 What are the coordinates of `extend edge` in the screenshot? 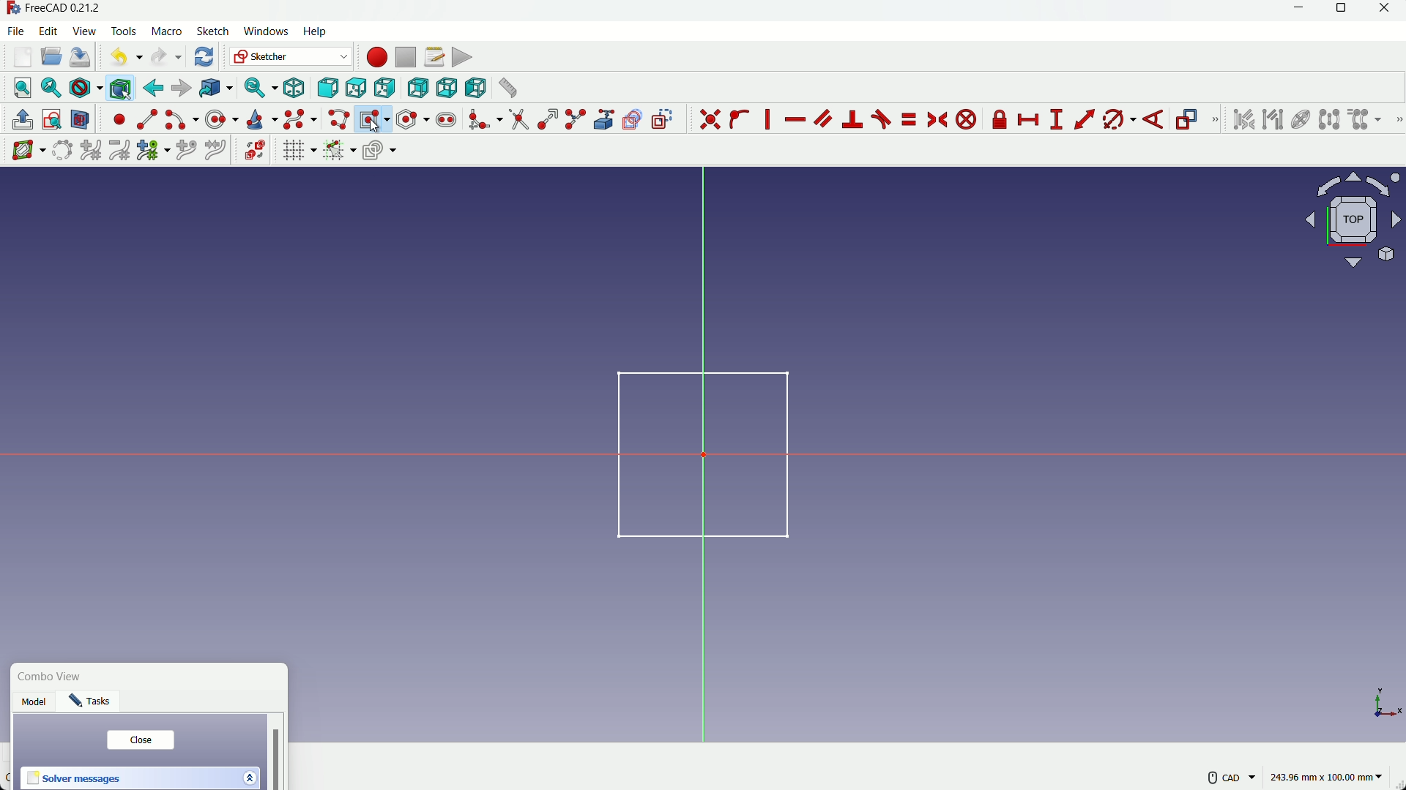 It's located at (548, 120).